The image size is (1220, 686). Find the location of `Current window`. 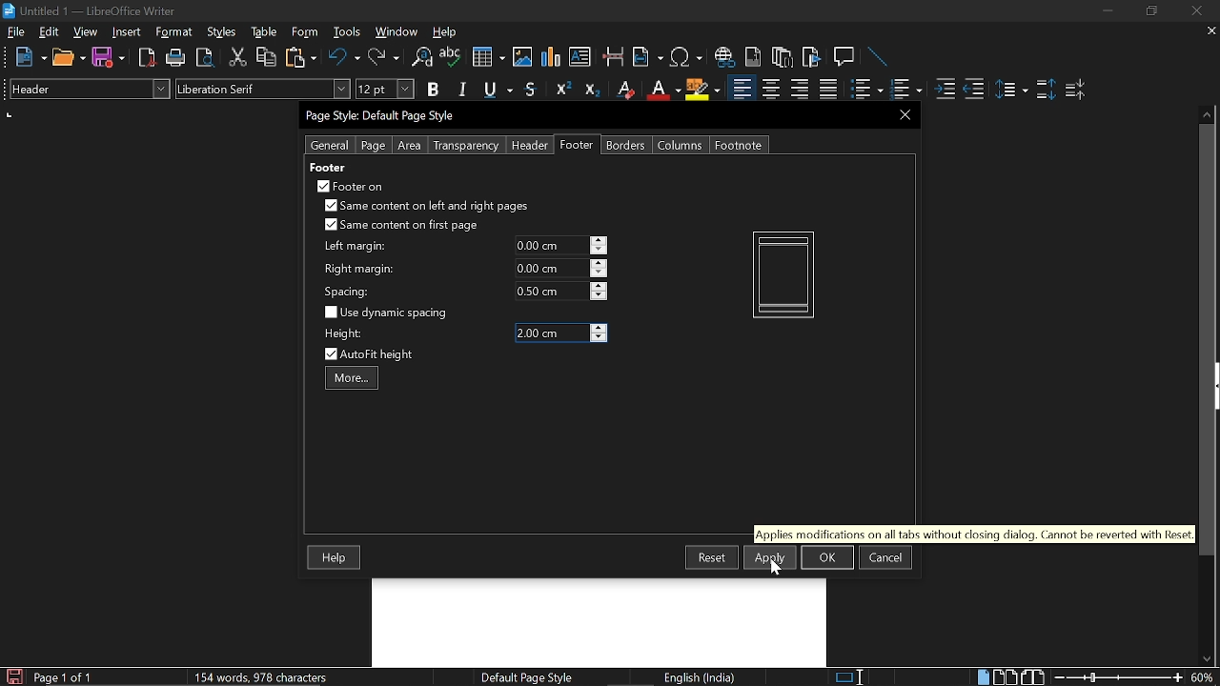

Current window is located at coordinates (383, 116).